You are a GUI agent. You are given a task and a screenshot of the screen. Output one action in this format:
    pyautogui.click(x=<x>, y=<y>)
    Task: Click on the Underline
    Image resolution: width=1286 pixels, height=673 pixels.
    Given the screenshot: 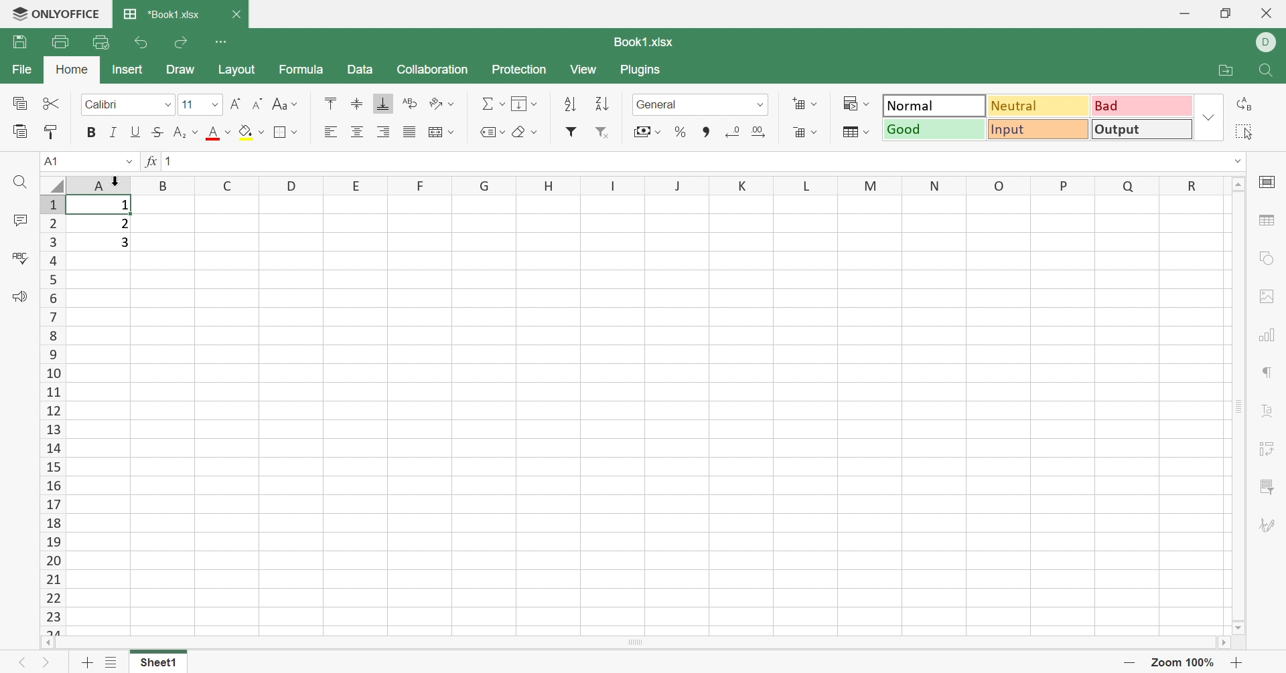 What is the action you would take?
    pyautogui.click(x=136, y=132)
    